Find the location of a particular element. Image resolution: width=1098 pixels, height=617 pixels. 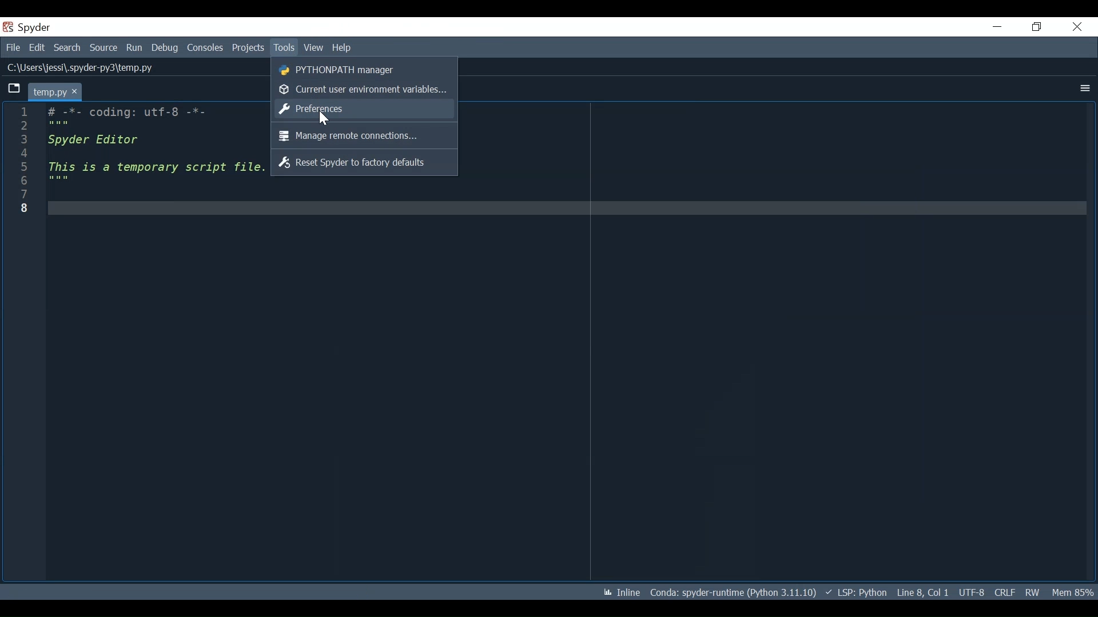

Tools is located at coordinates (283, 47).